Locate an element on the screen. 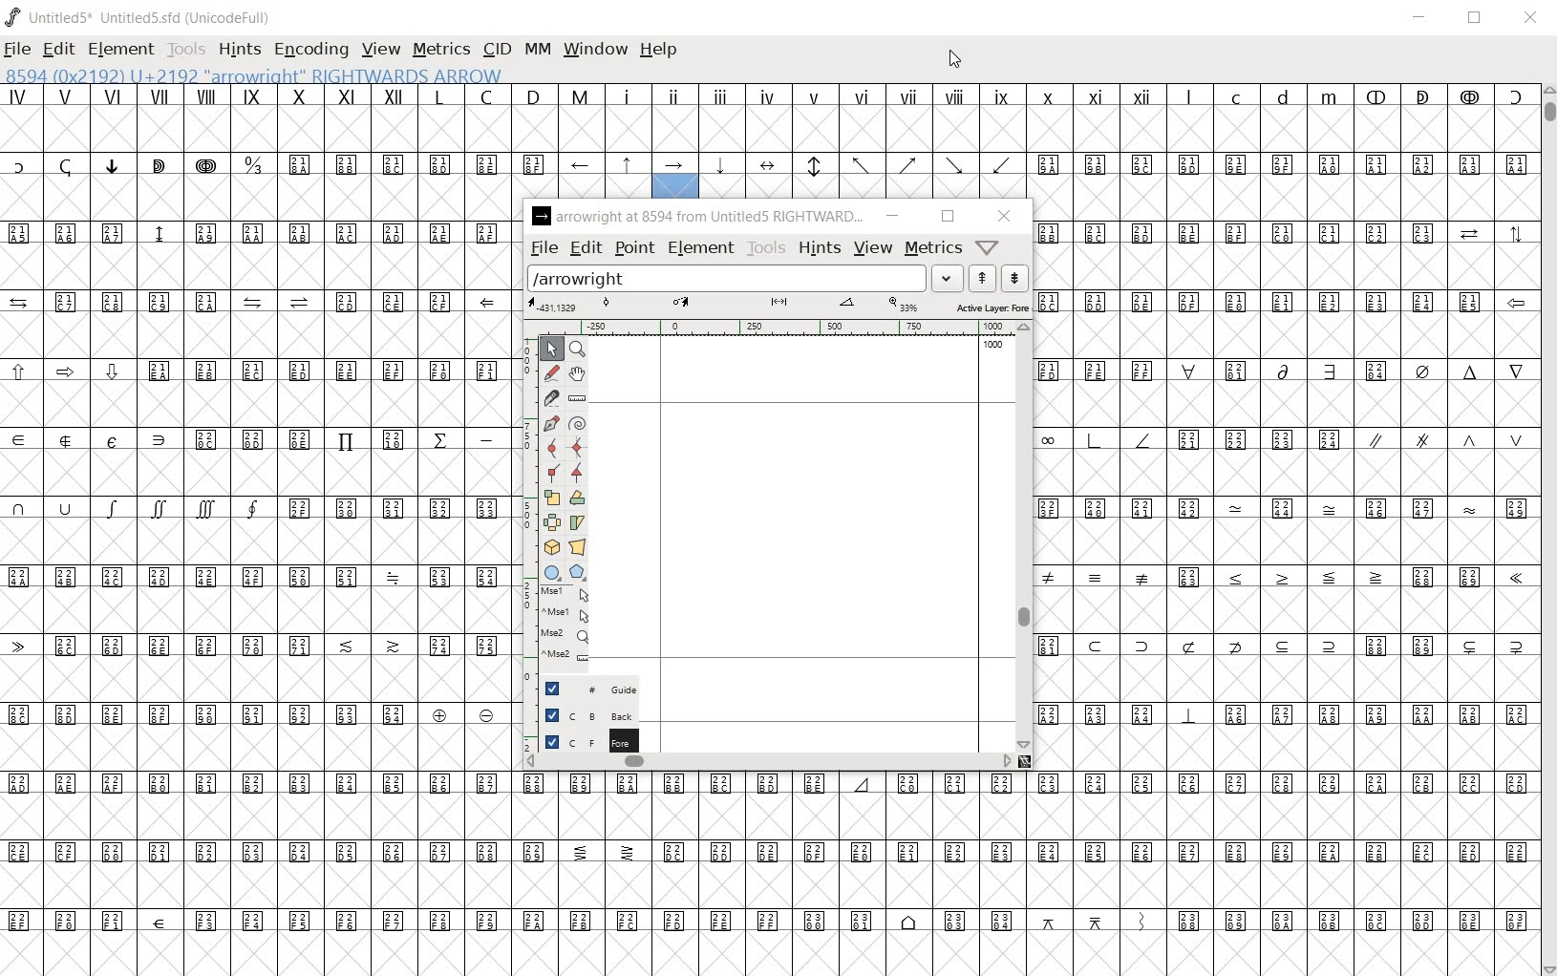 This screenshot has height=976, width=1557. load word list is located at coordinates (743, 278).